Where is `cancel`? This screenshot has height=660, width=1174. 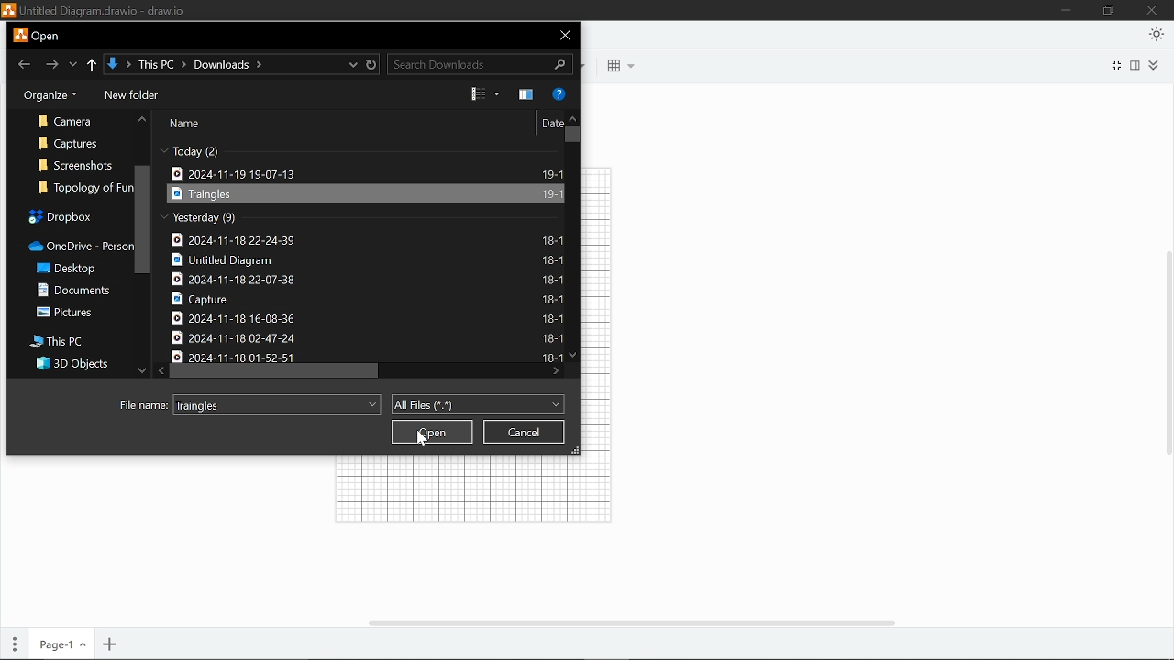 cancel is located at coordinates (524, 431).